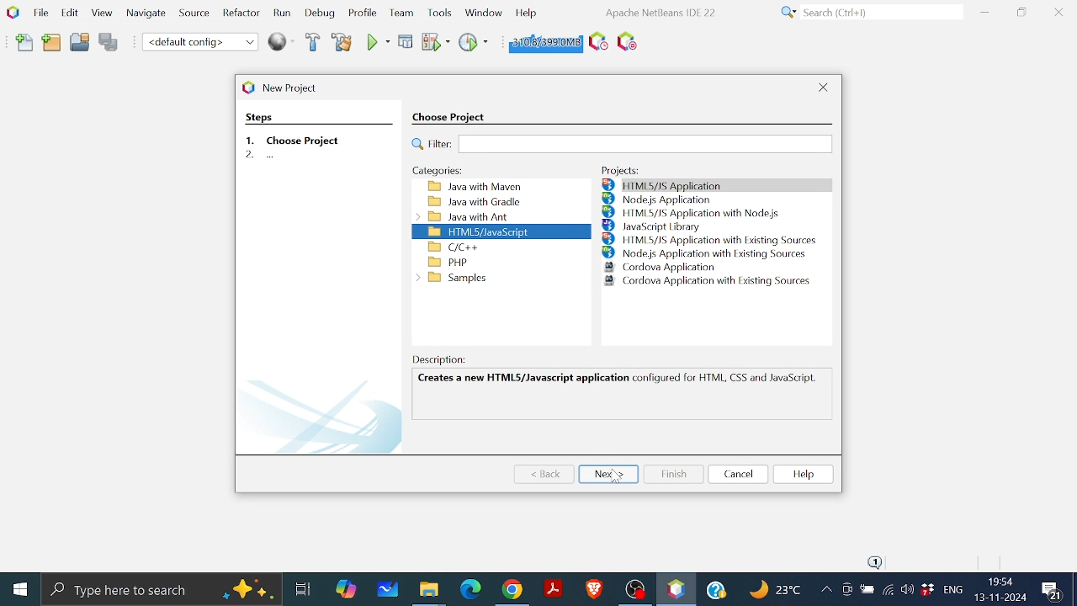  I want to click on Next, so click(608, 475).